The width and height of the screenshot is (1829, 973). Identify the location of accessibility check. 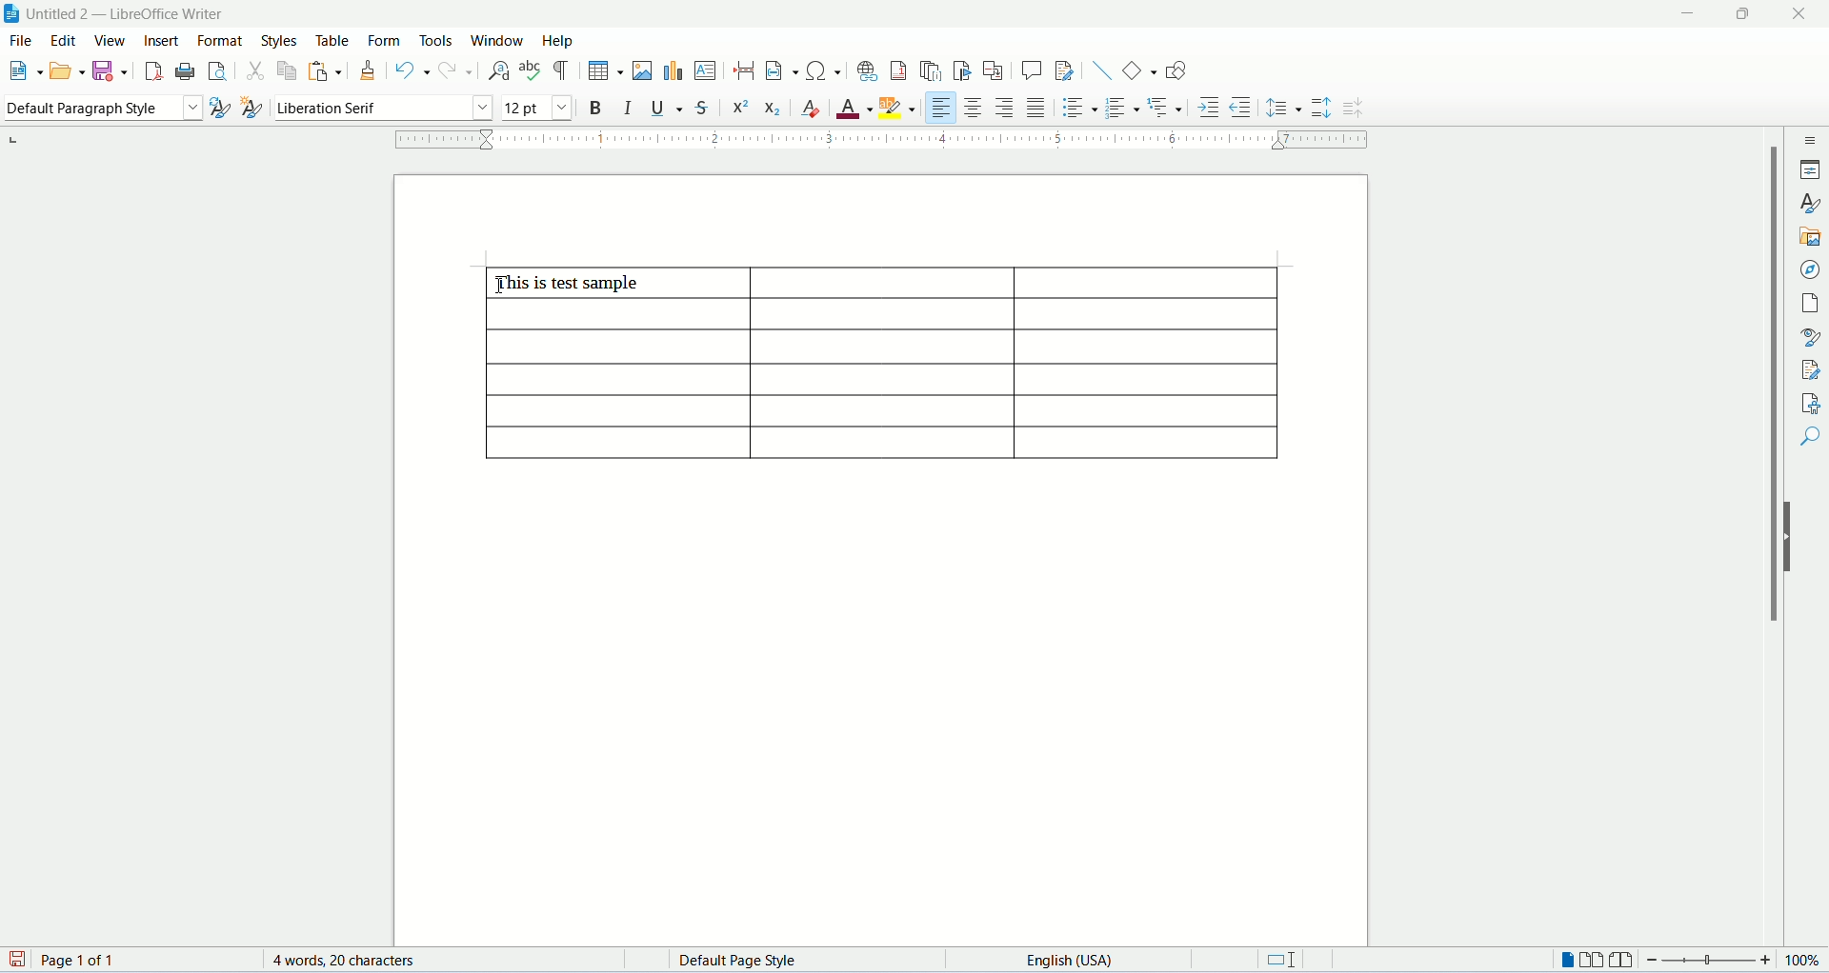
(1812, 401).